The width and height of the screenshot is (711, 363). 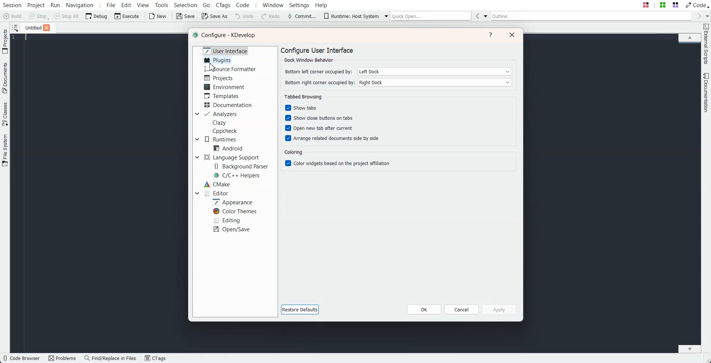 What do you see at coordinates (238, 176) in the screenshot?
I see `C/C++ Helpers` at bounding box center [238, 176].